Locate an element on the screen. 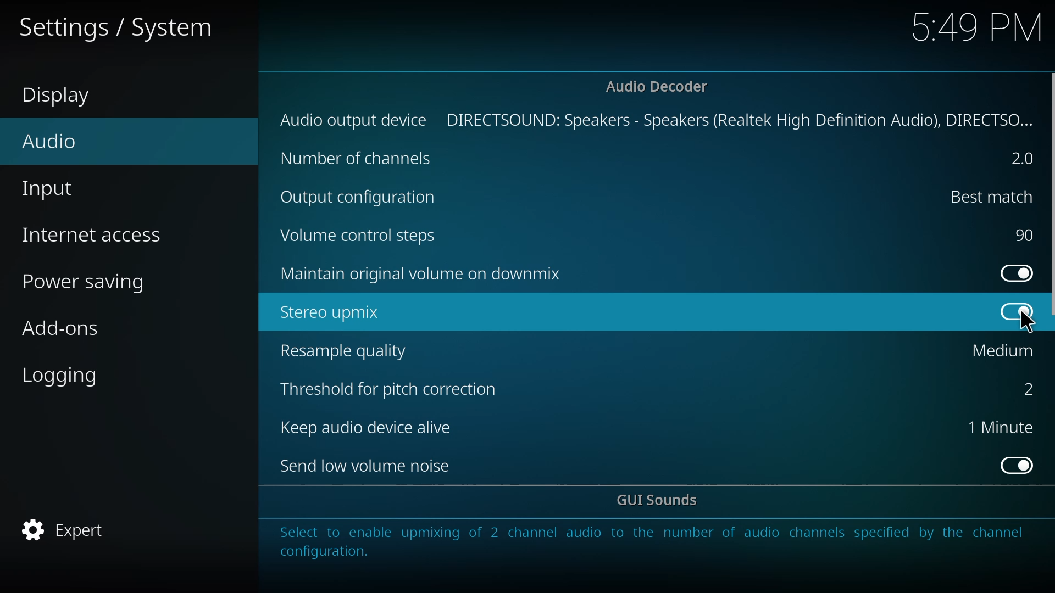  internet access  is located at coordinates (93, 231).